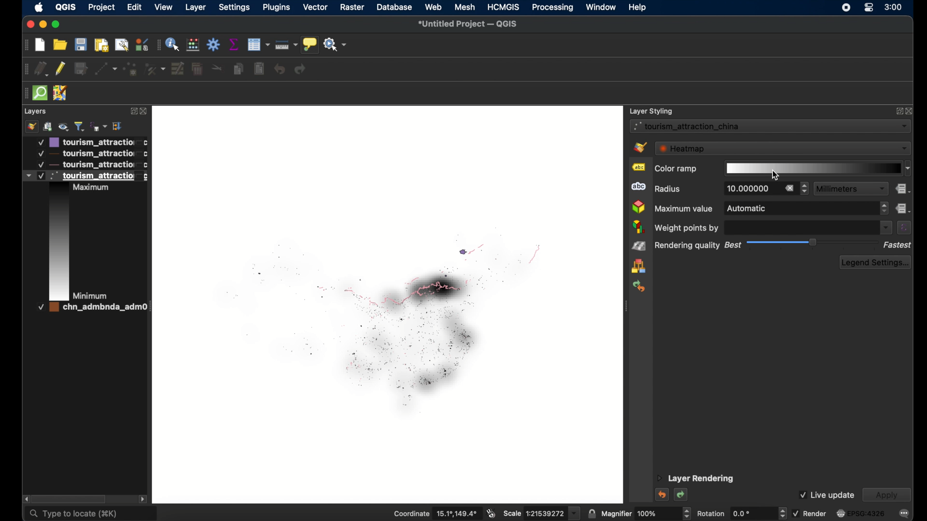 This screenshot has height=521, width=927. I want to click on diagrams, so click(638, 227).